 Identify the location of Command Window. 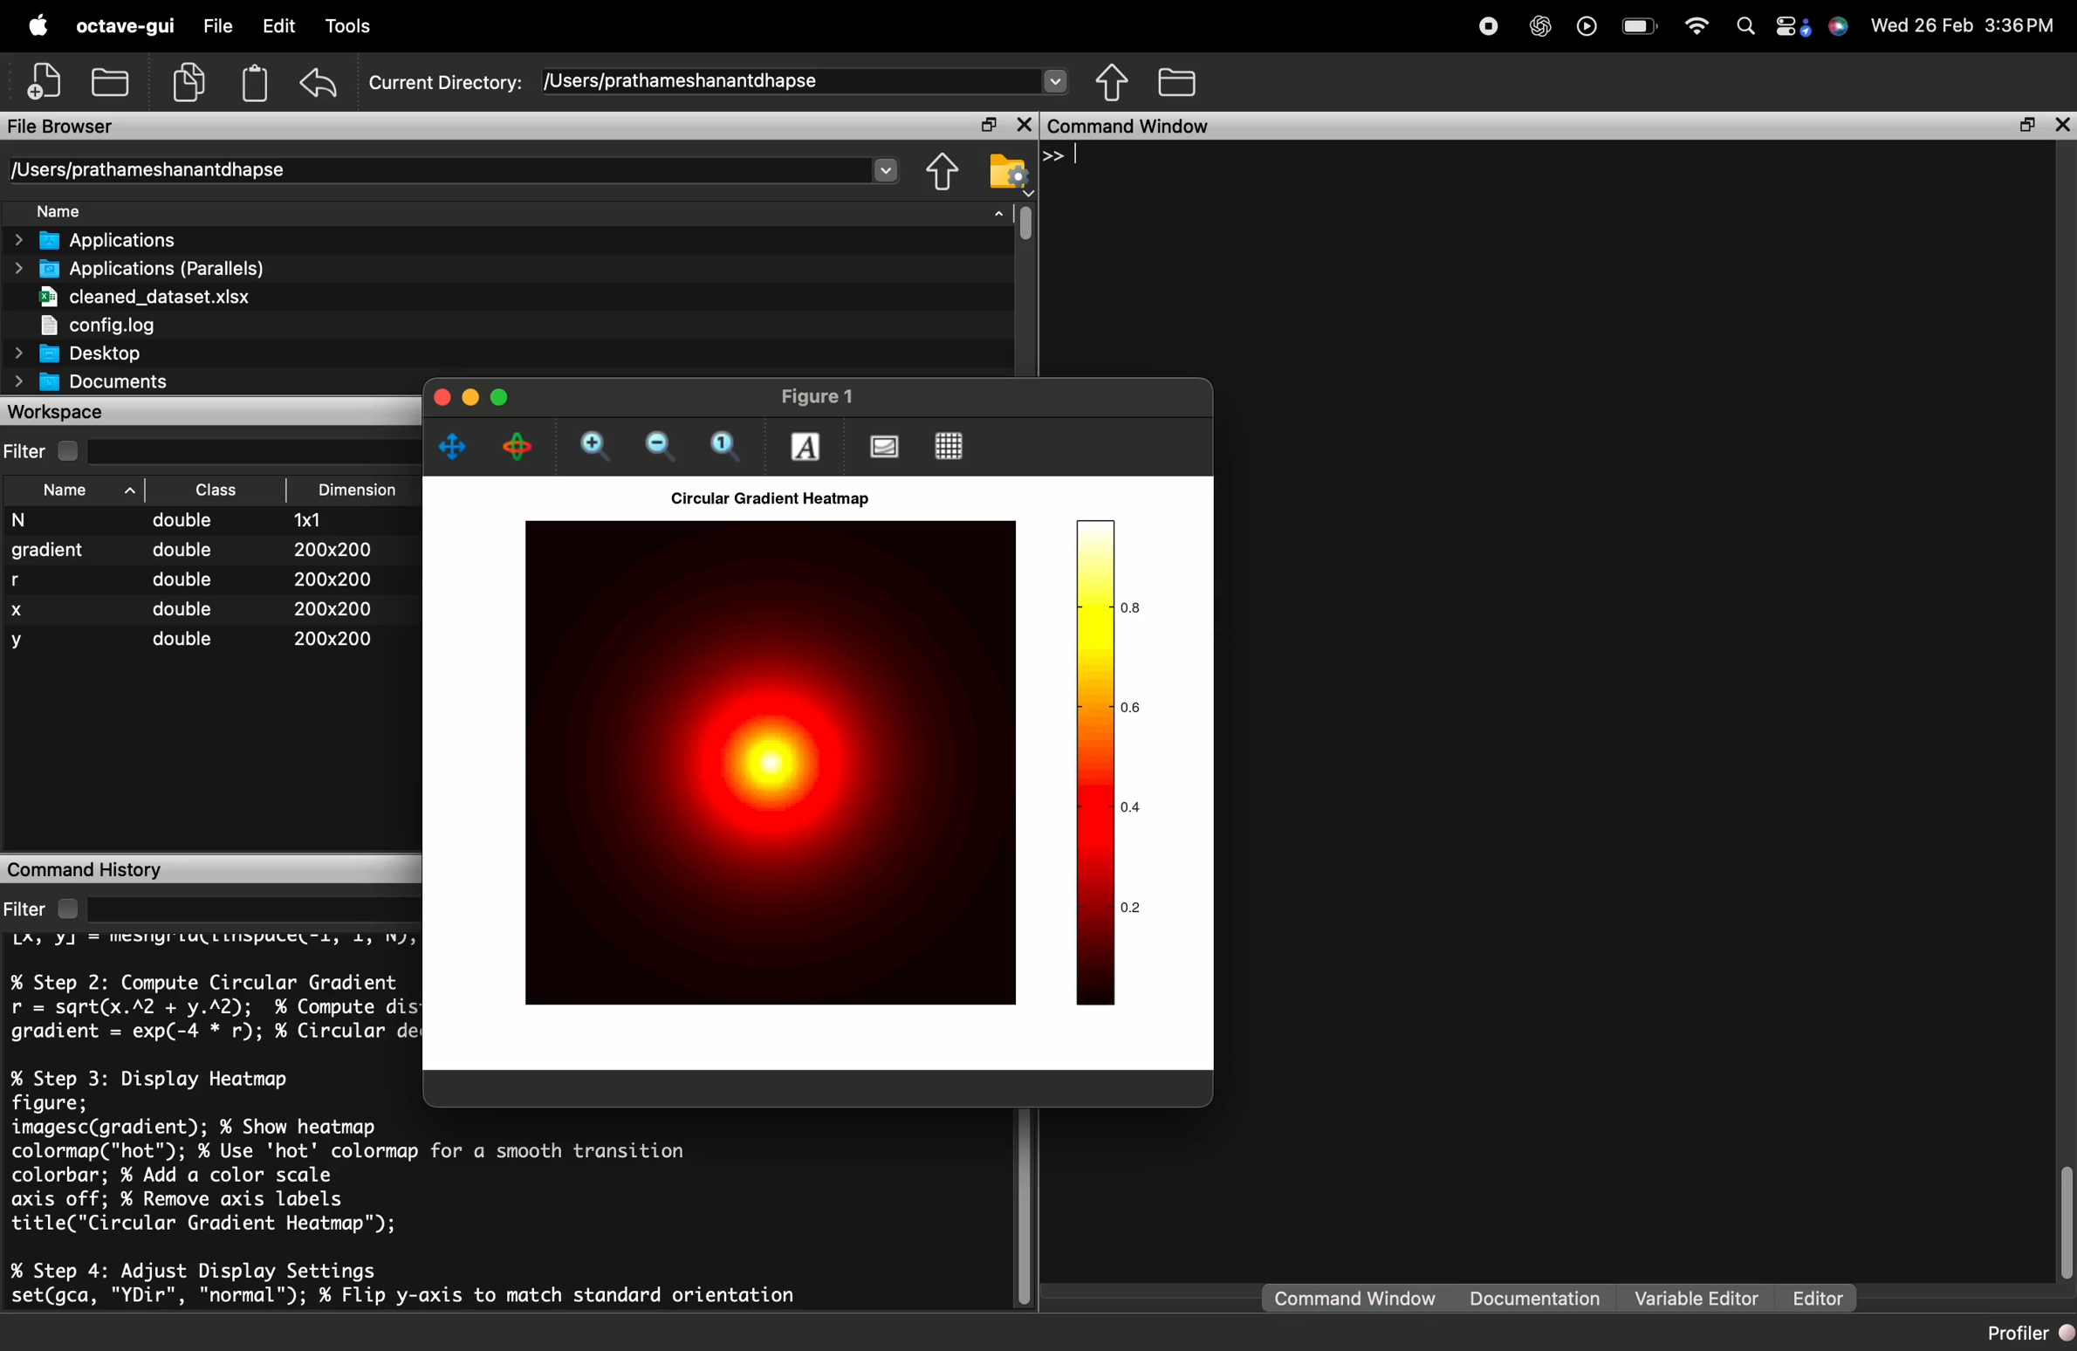
(1349, 1299).